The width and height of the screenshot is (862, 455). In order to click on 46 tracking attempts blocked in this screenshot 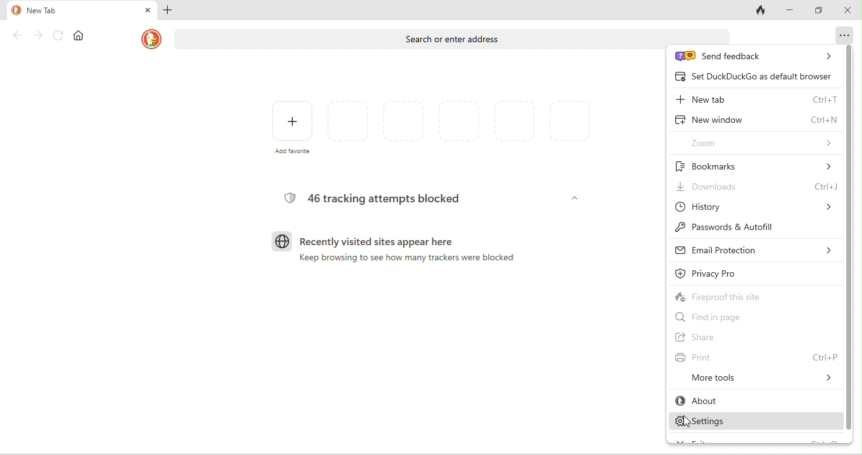, I will do `click(375, 199)`.